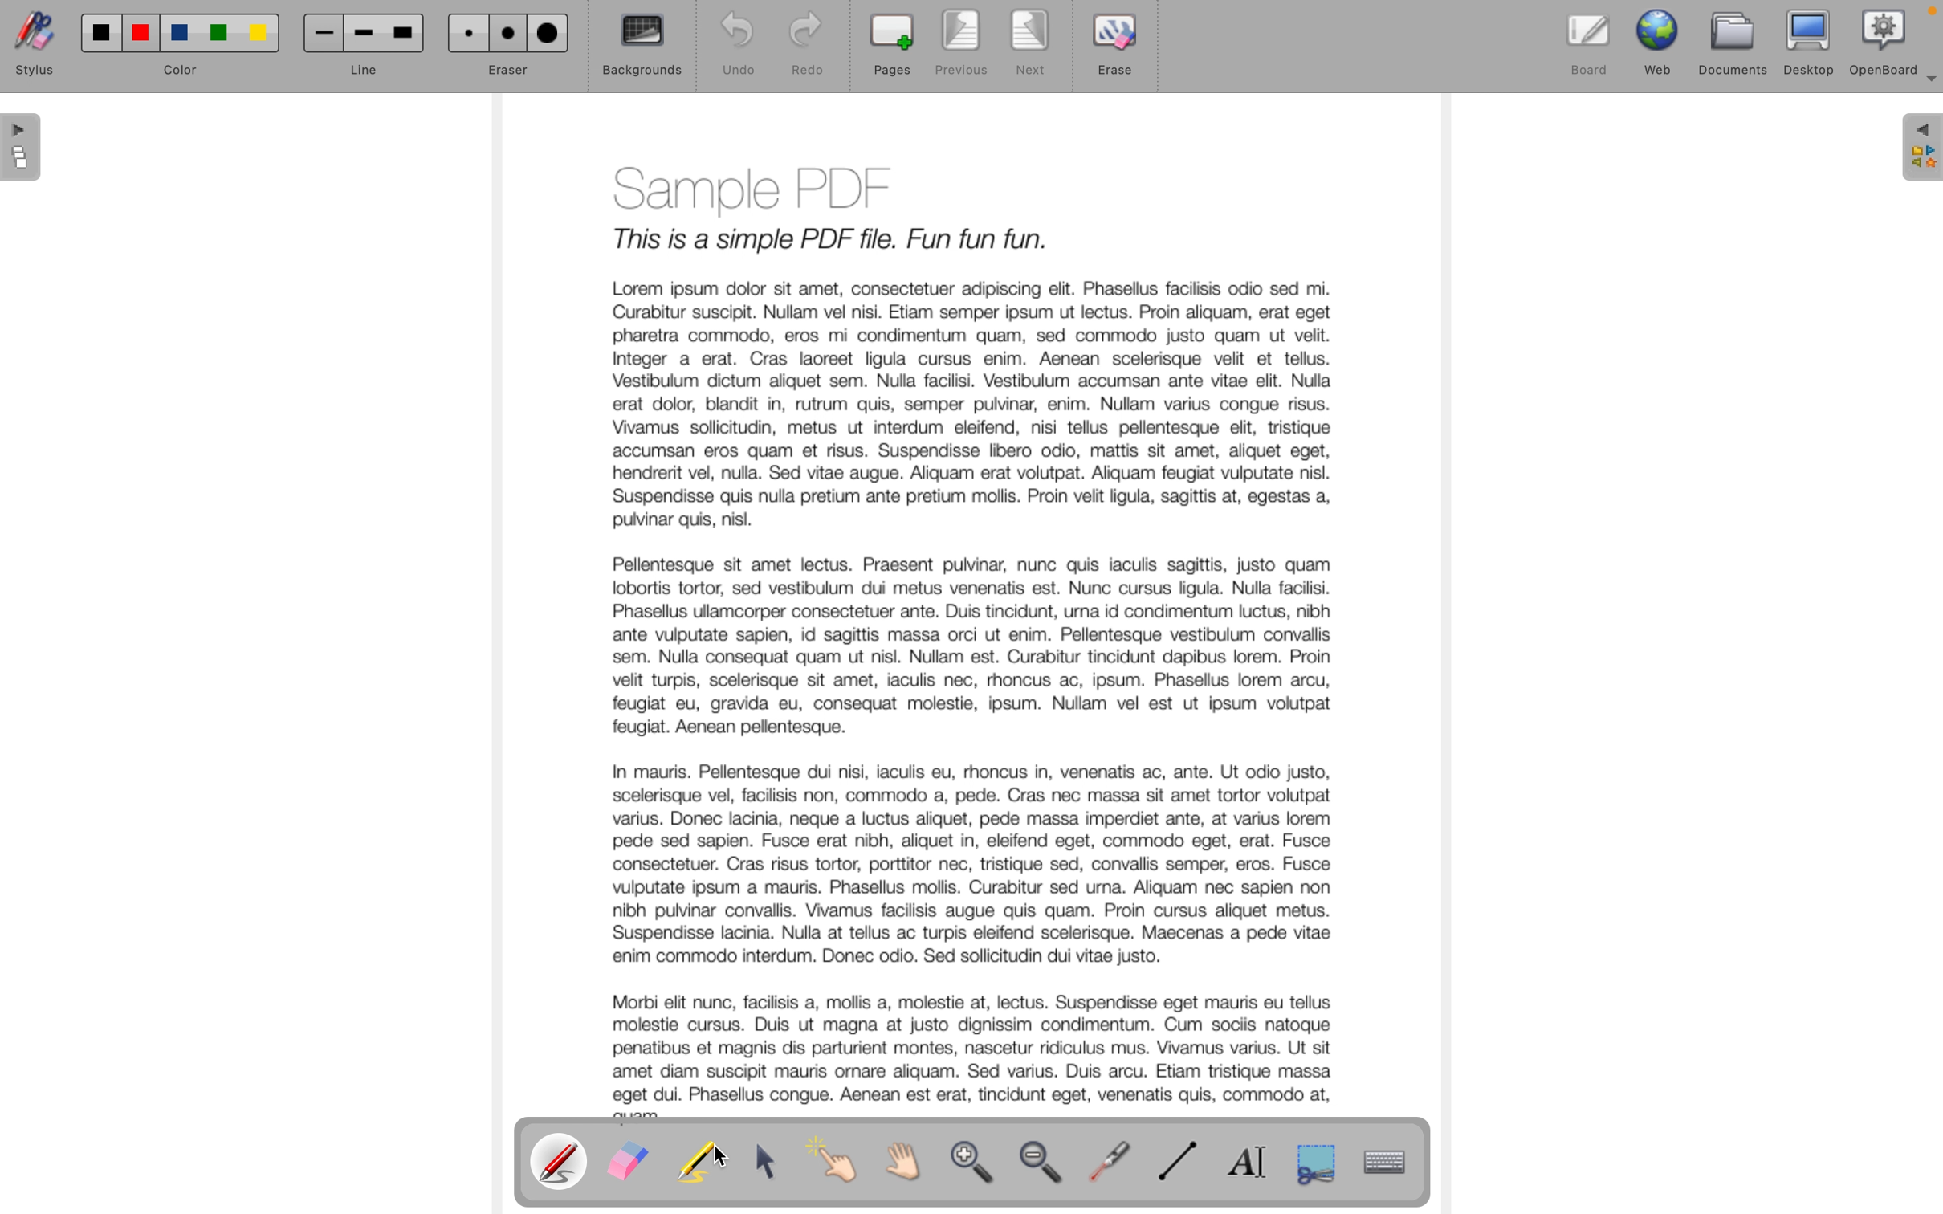 The height and width of the screenshot is (1214, 1943). Describe the element at coordinates (768, 1163) in the screenshot. I see `select` at that location.